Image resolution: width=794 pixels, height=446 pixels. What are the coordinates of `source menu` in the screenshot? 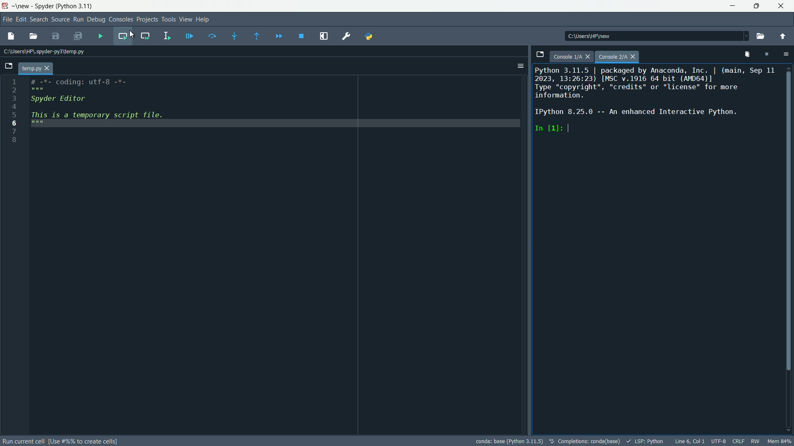 It's located at (60, 19).